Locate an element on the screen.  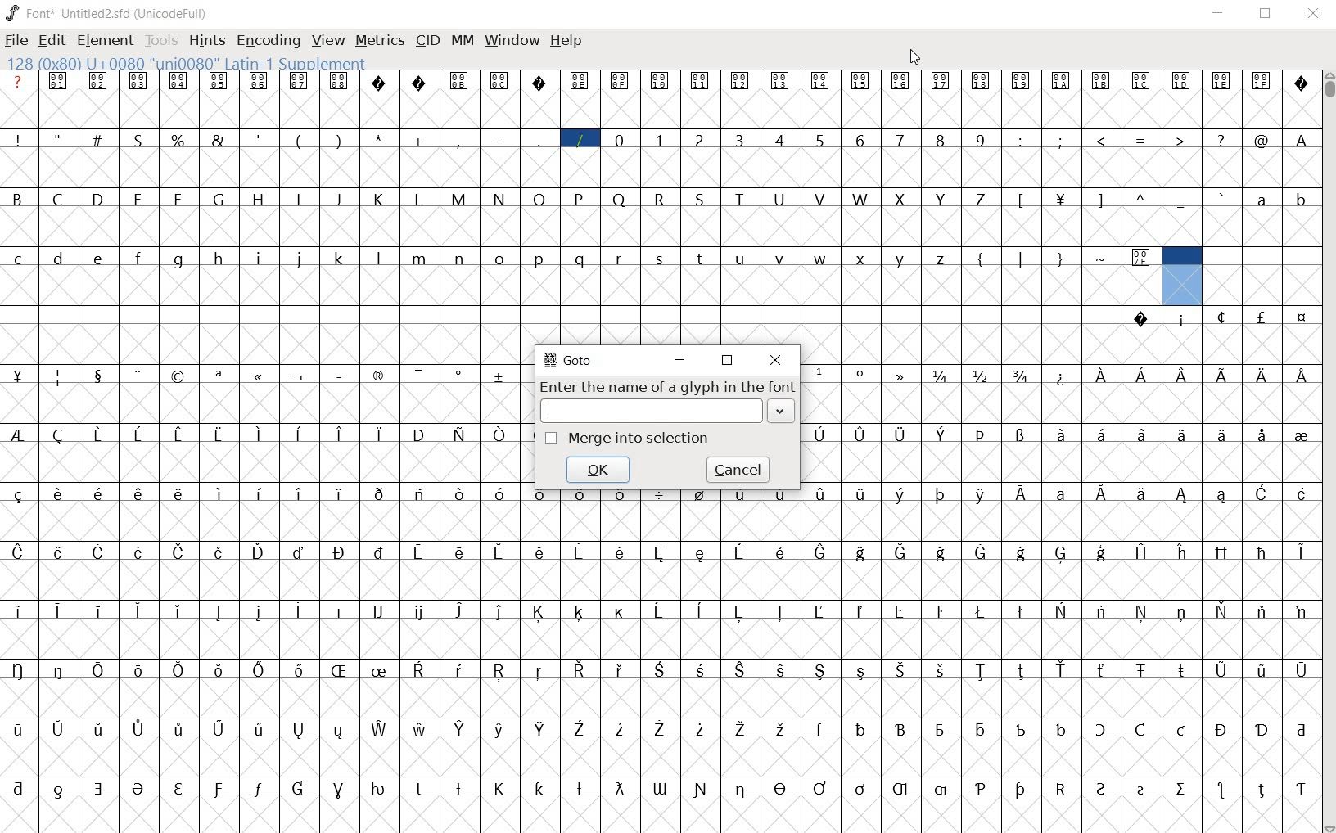
Symbol is located at coordinates (941, 551).